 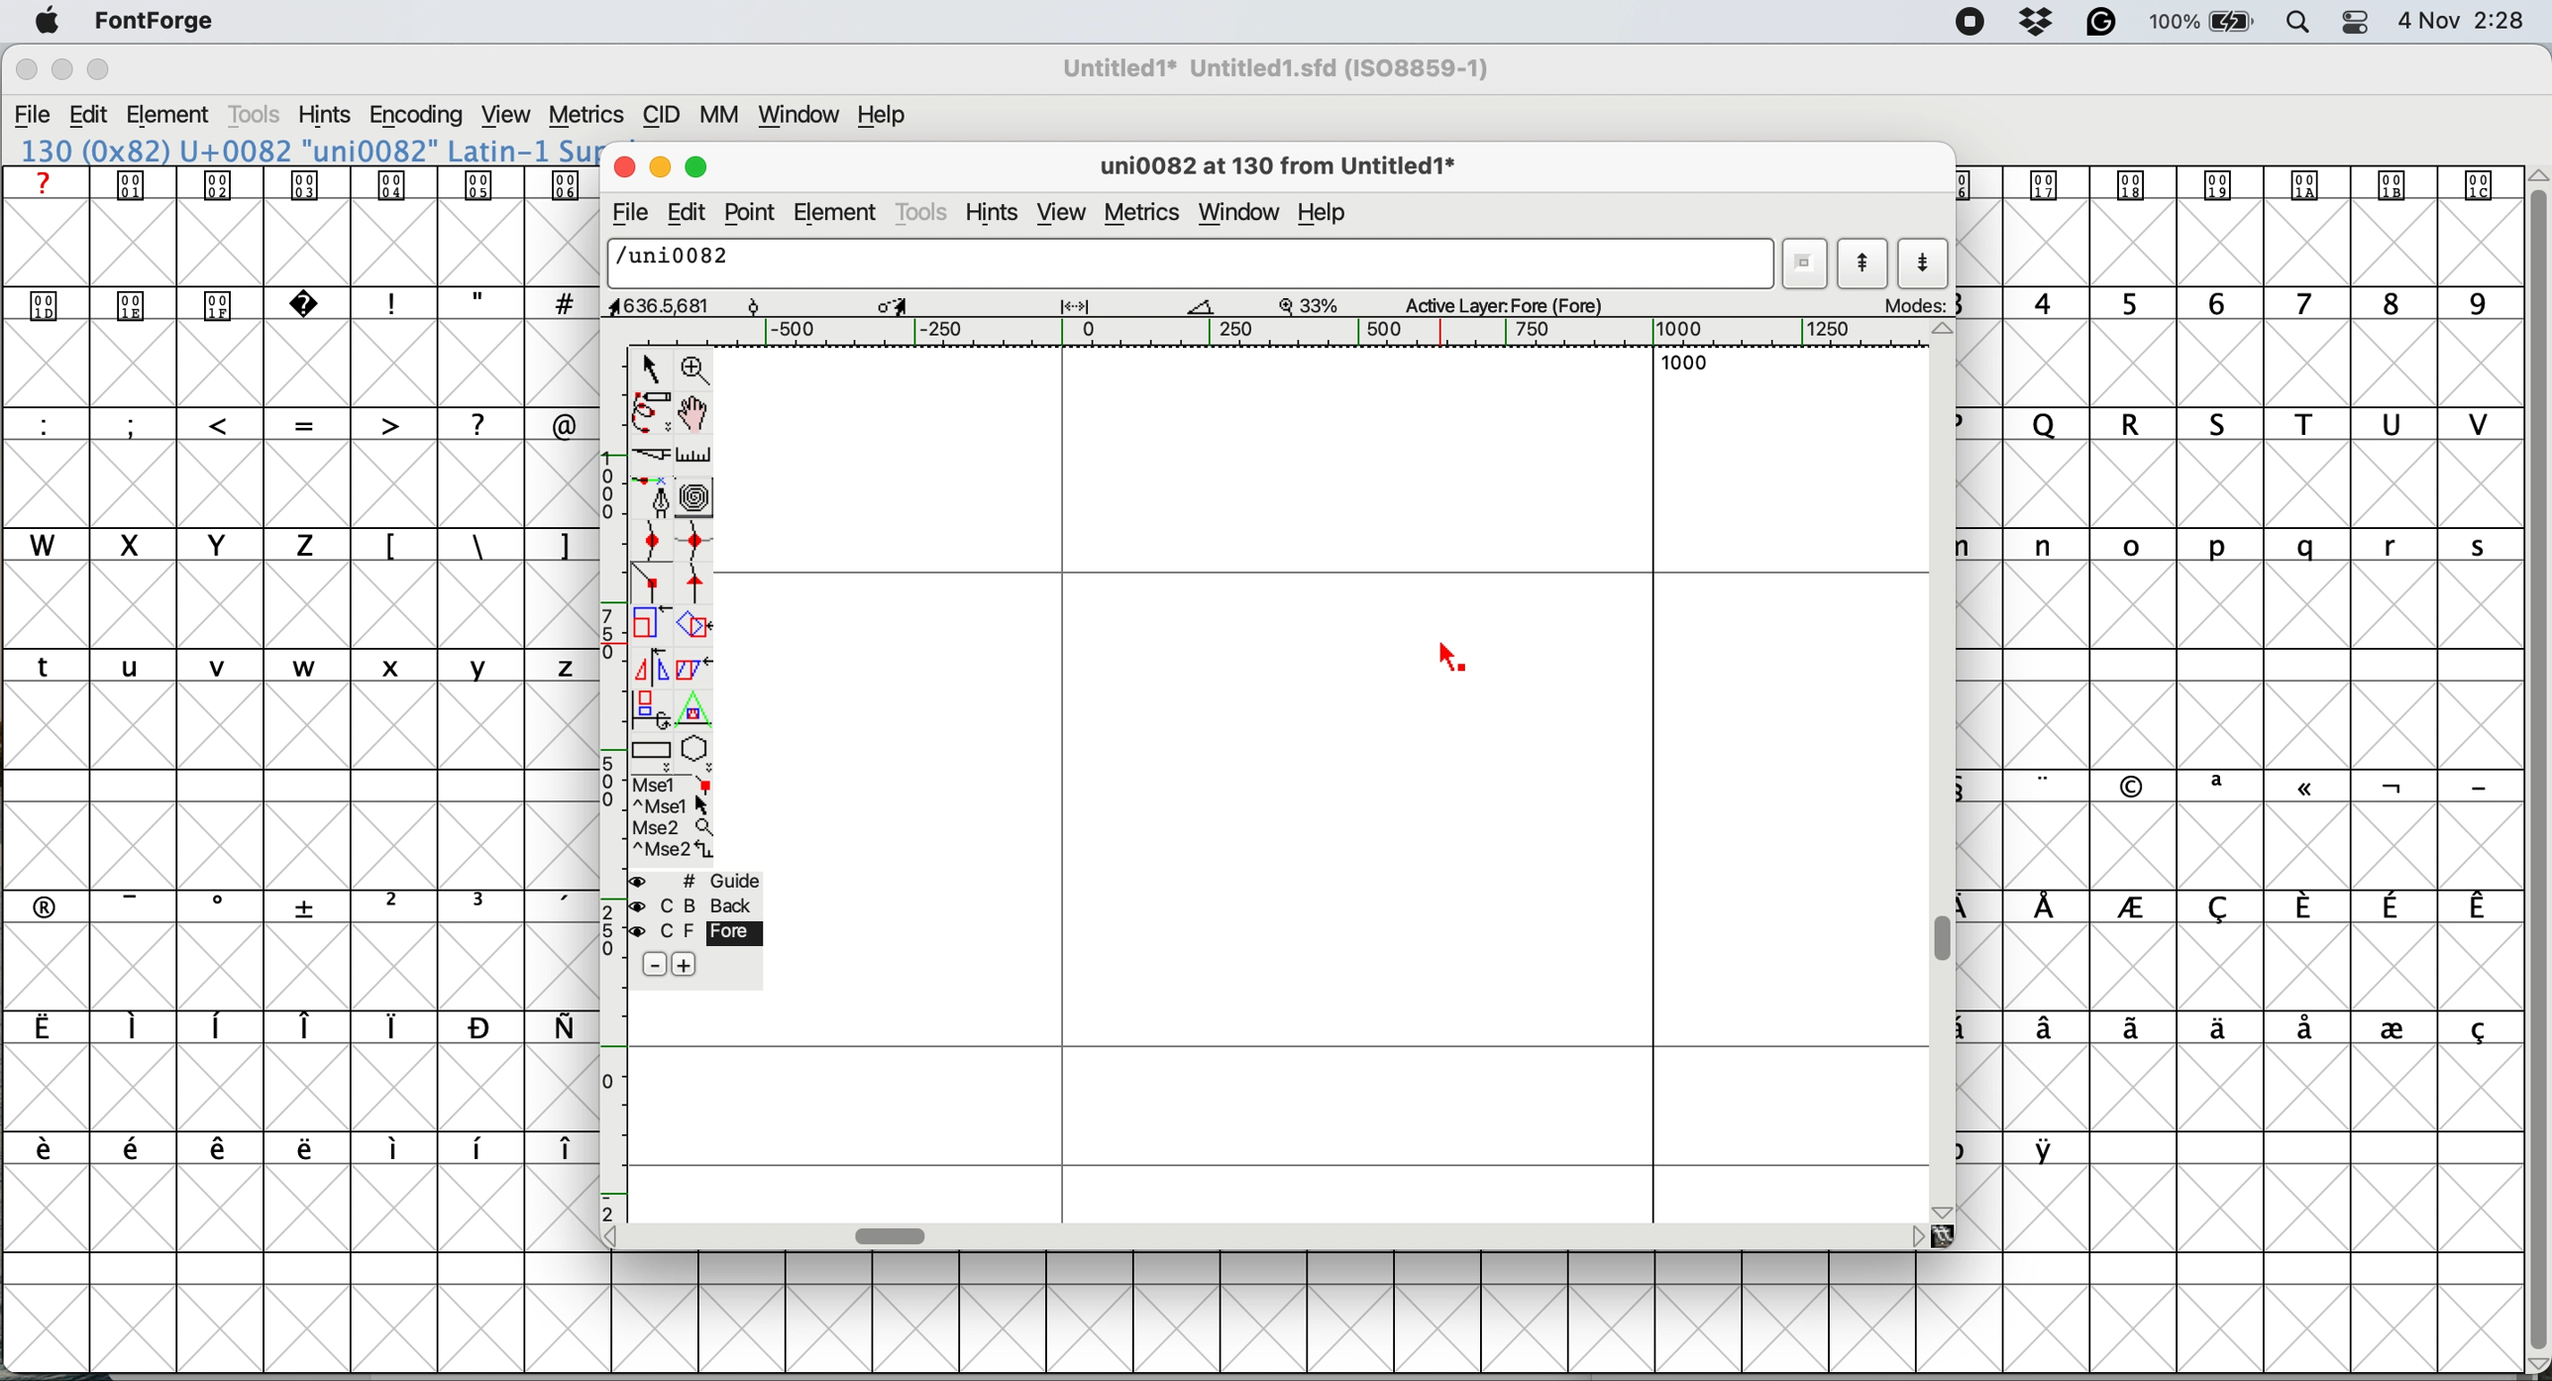 What do you see at coordinates (627, 213) in the screenshot?
I see `file` at bounding box center [627, 213].